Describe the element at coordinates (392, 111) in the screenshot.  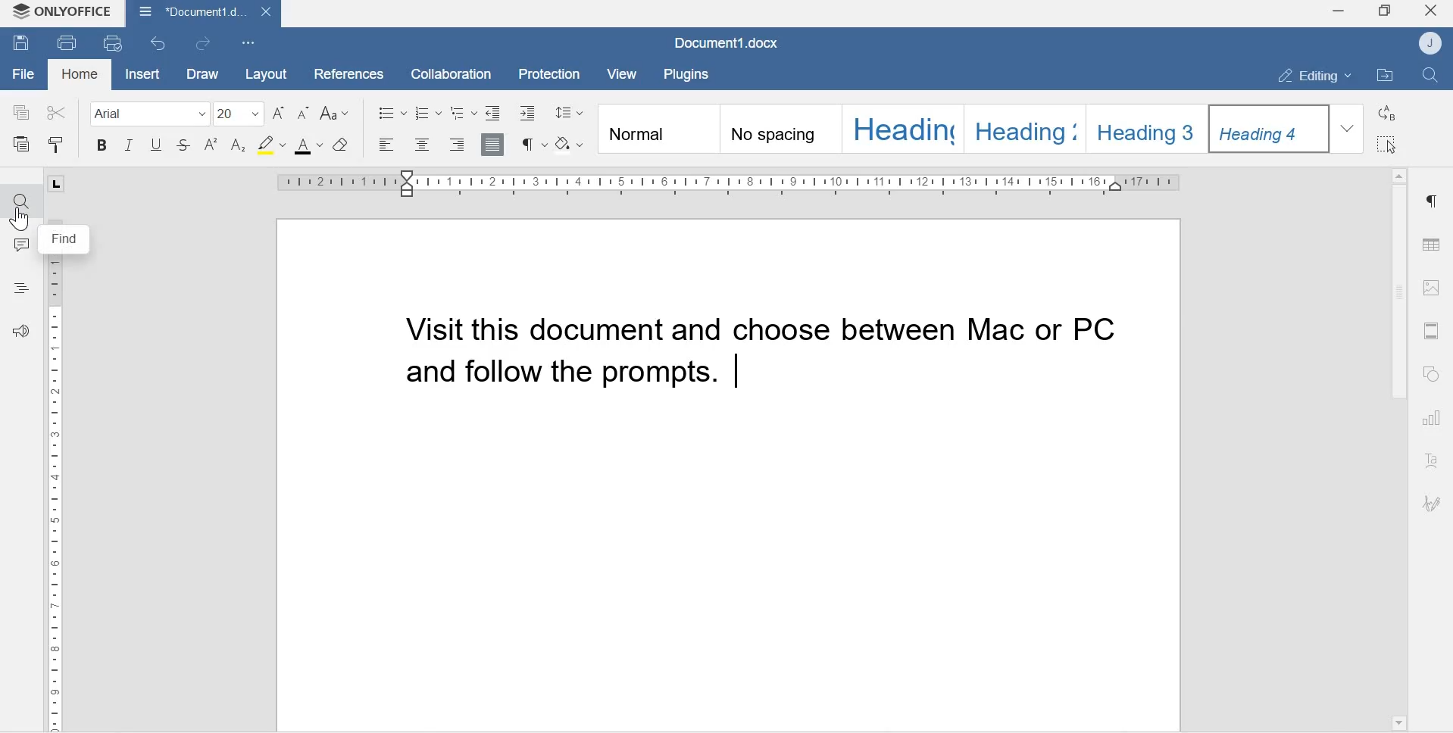
I see `Bullets` at that location.